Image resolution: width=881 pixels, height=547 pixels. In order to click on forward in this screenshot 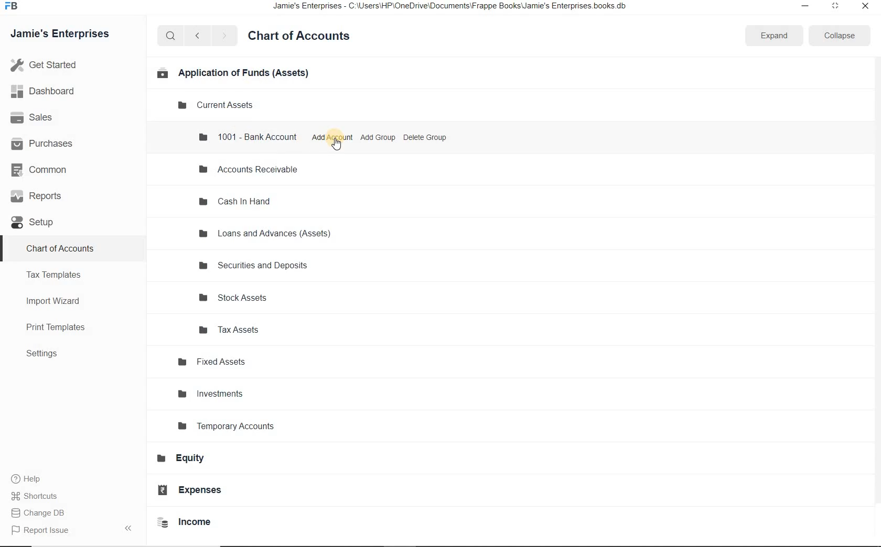, I will do `click(225, 36)`.